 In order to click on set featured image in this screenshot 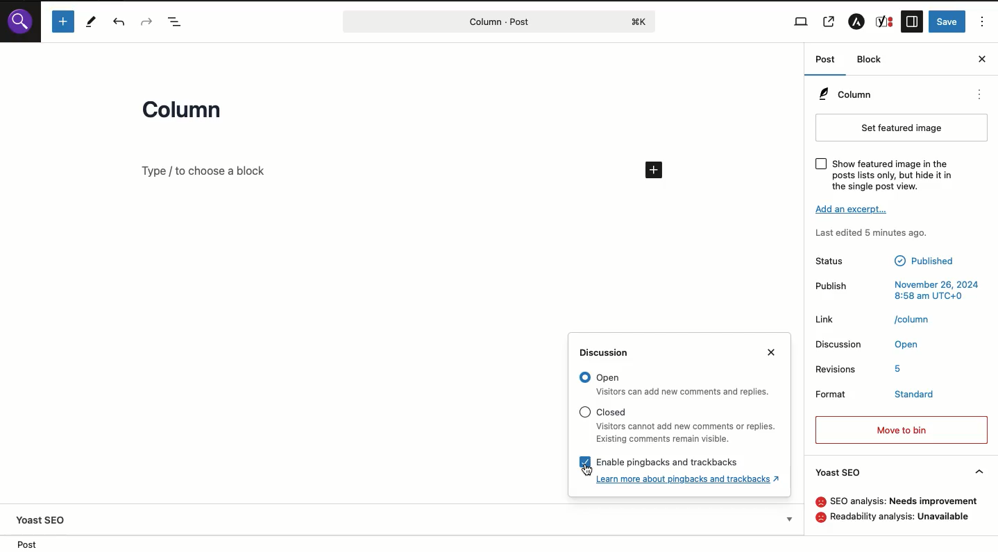, I will do `click(902, 128)`.